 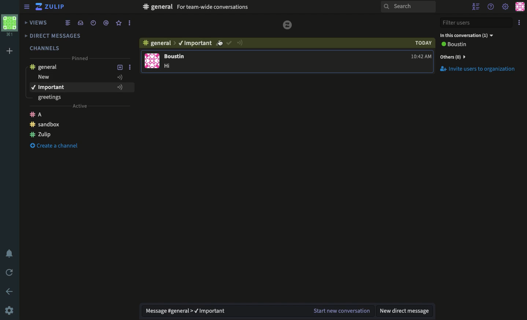 I want to click on Refresh, so click(x=10, y=272).